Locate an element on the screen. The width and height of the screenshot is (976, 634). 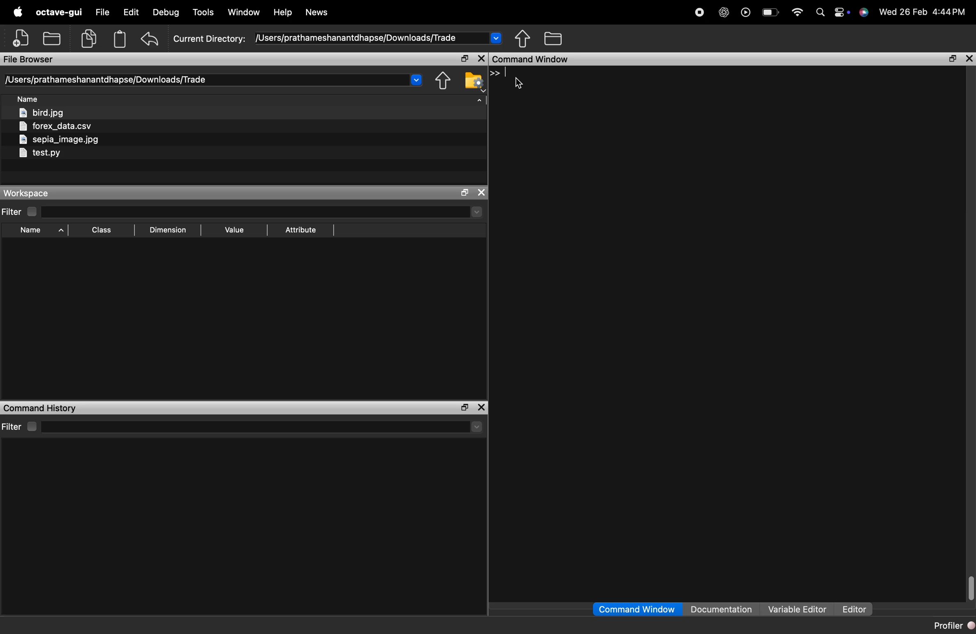
Editor is located at coordinates (854, 609).